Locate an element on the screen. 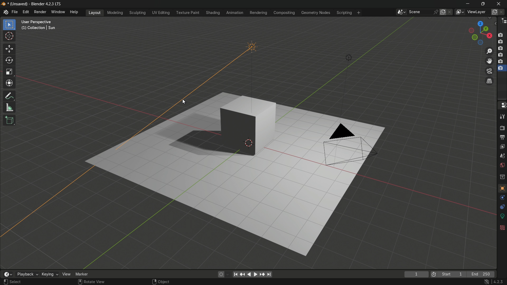 The height and width of the screenshot is (285, 507). layer 1 is located at coordinates (501, 35).